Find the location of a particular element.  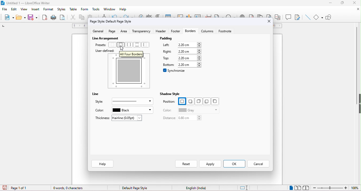

comment is located at coordinates (289, 17).